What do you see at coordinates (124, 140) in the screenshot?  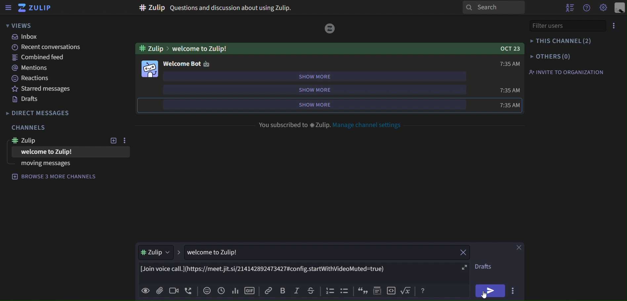 I see `more options` at bounding box center [124, 140].